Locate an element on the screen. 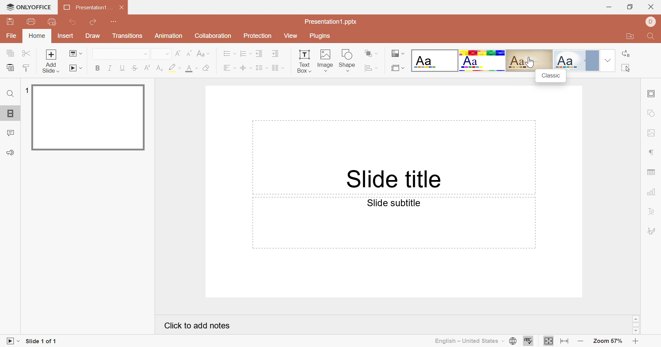 Image resolution: width=661 pixels, height=347 pixels. Animation is located at coordinates (169, 36).